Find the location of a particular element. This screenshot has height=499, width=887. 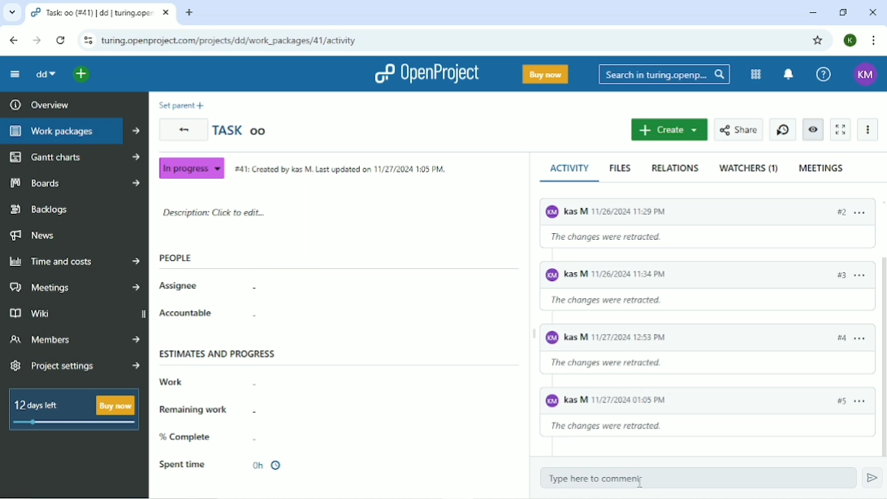

Watchers (1) is located at coordinates (748, 169).